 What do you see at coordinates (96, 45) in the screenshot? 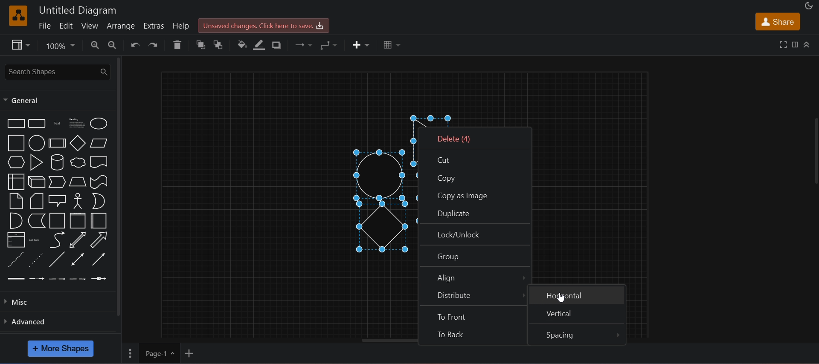
I see `zoom in` at bounding box center [96, 45].